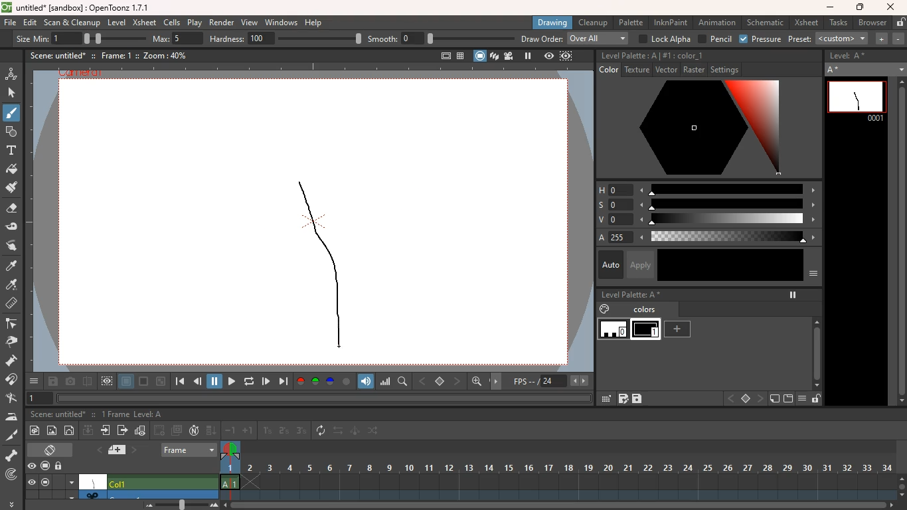  Describe the element at coordinates (44, 464) in the screenshot. I see `screen` at that location.